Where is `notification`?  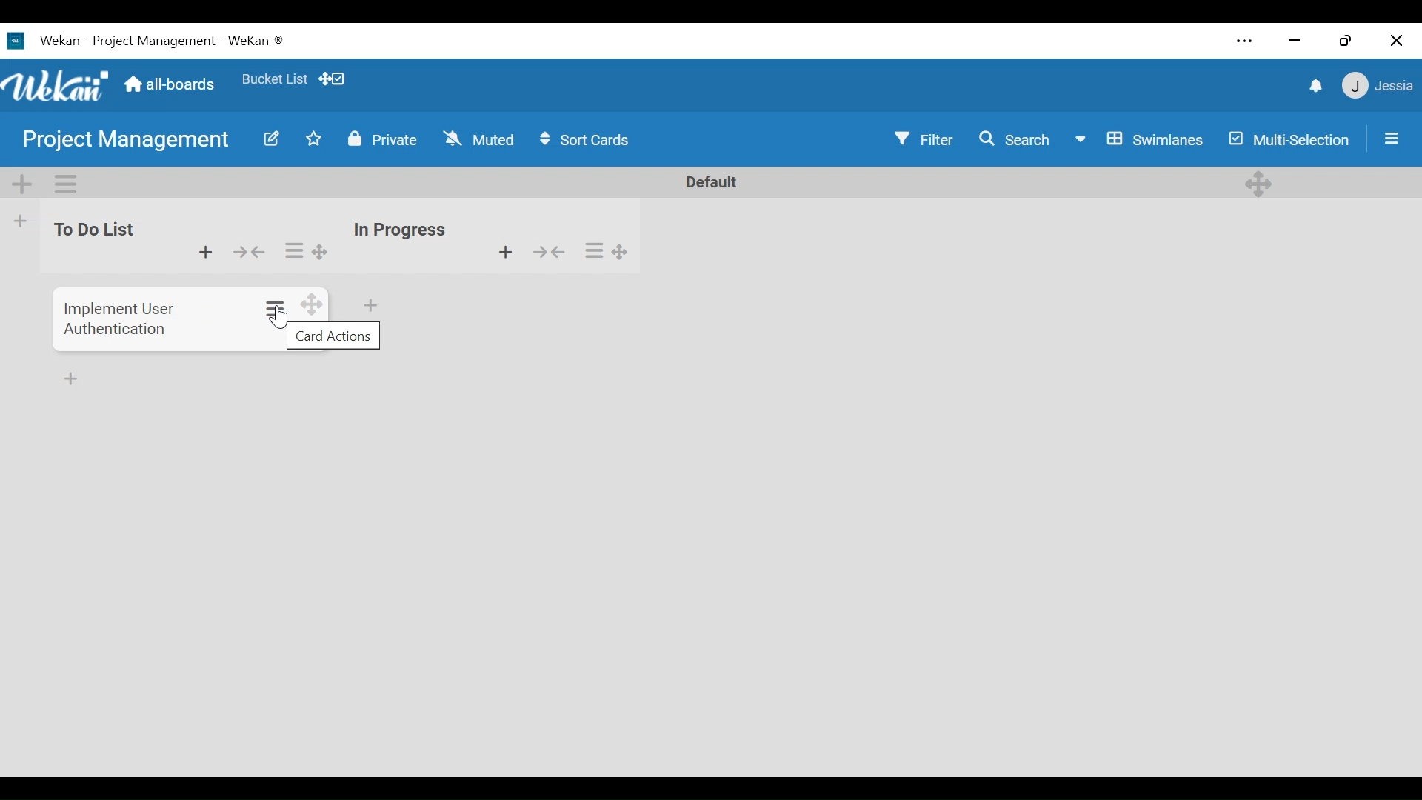 notification is located at coordinates (1315, 86).